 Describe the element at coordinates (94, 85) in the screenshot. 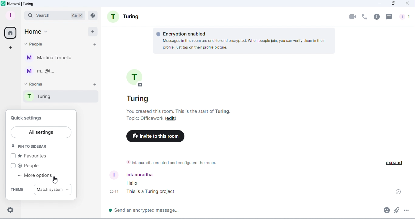

I see `Add room` at that location.